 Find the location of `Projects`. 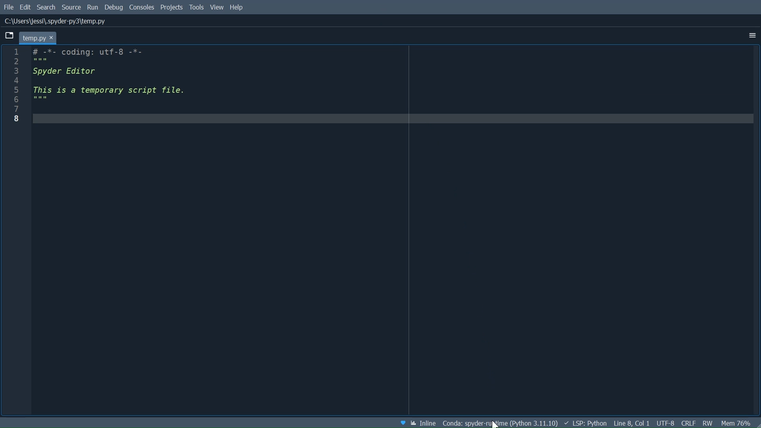

Projects is located at coordinates (172, 8).